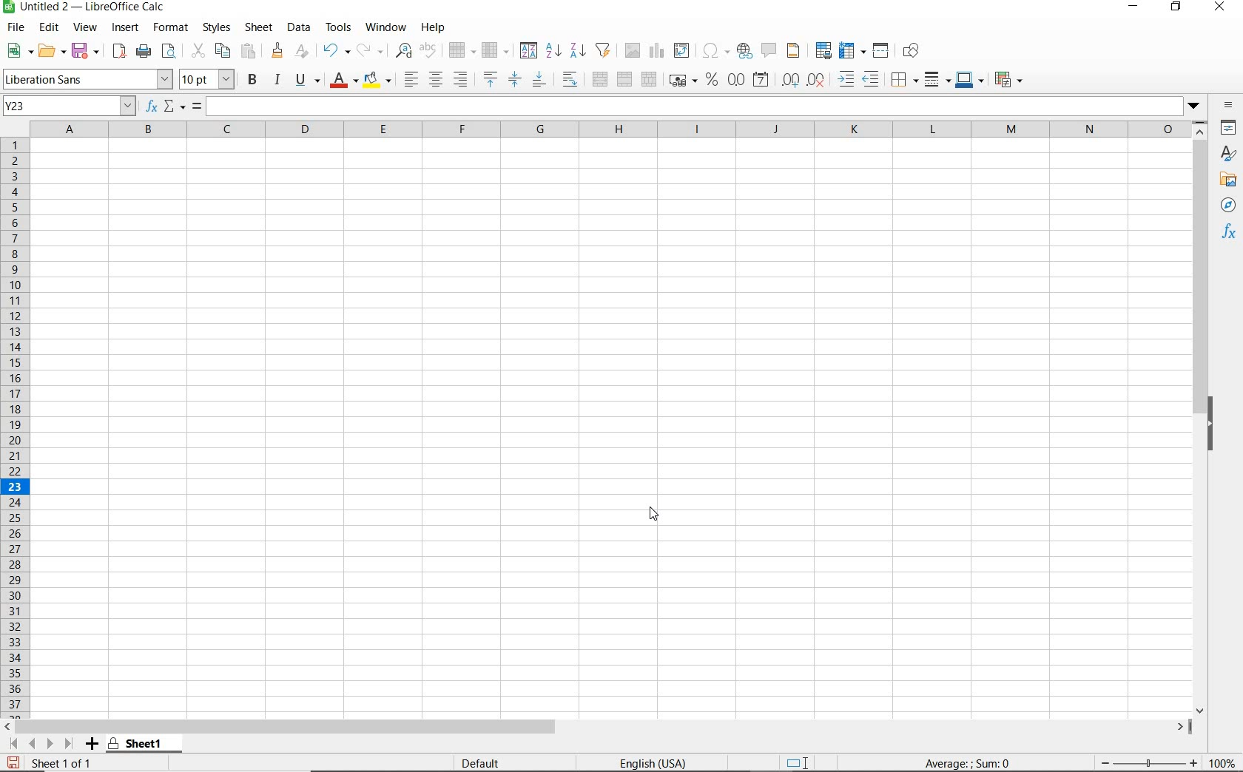  I want to click on ALIGN TOP, so click(490, 79).